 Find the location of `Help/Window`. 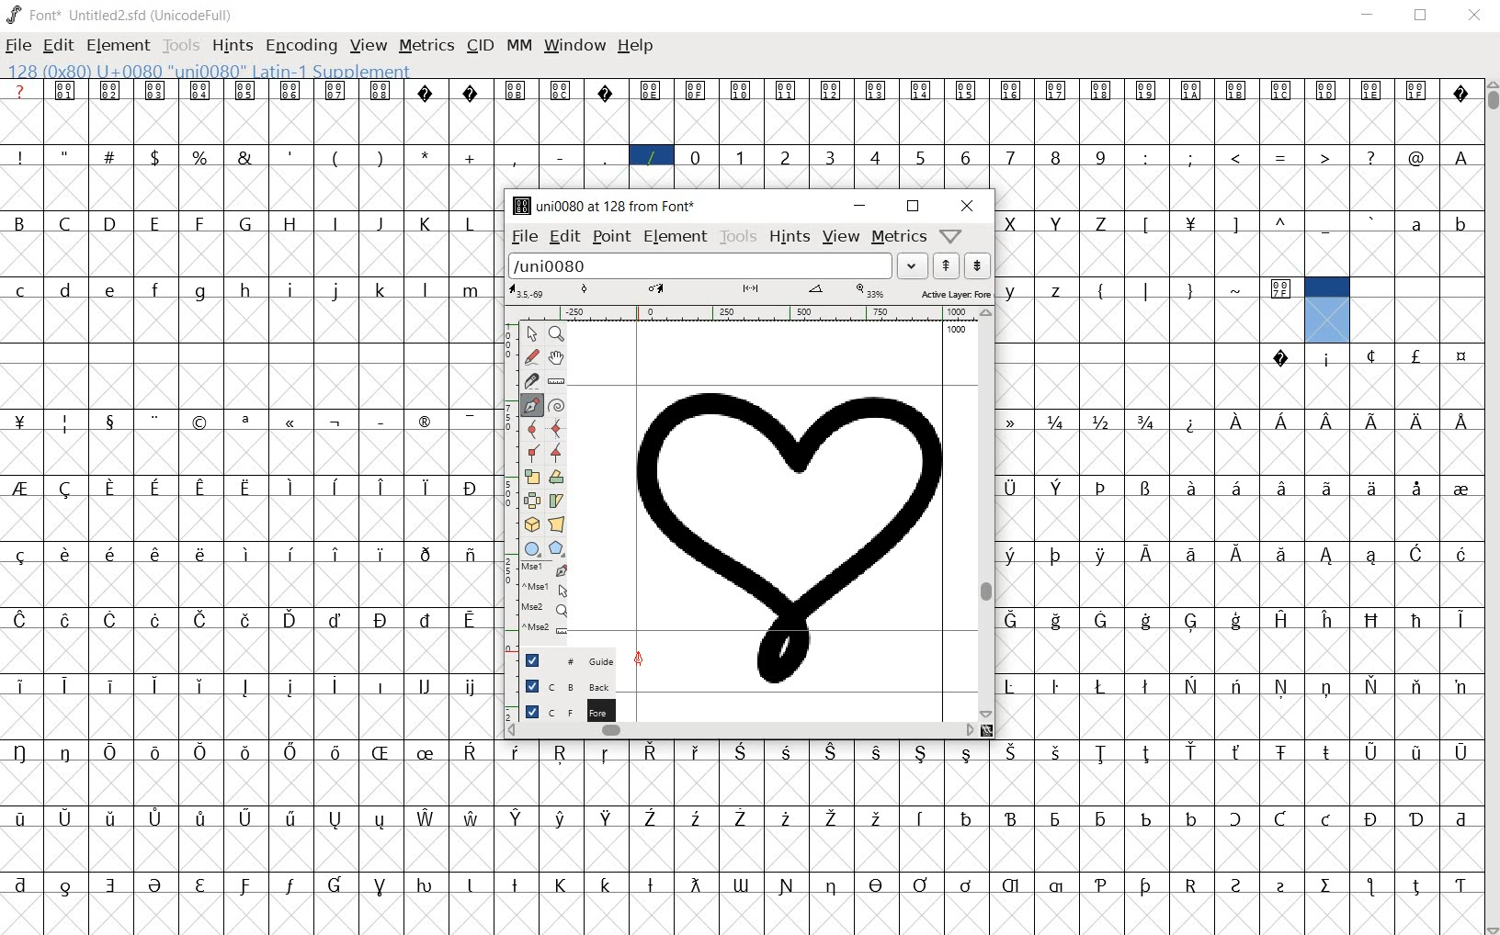

Help/Window is located at coordinates (953, 234).